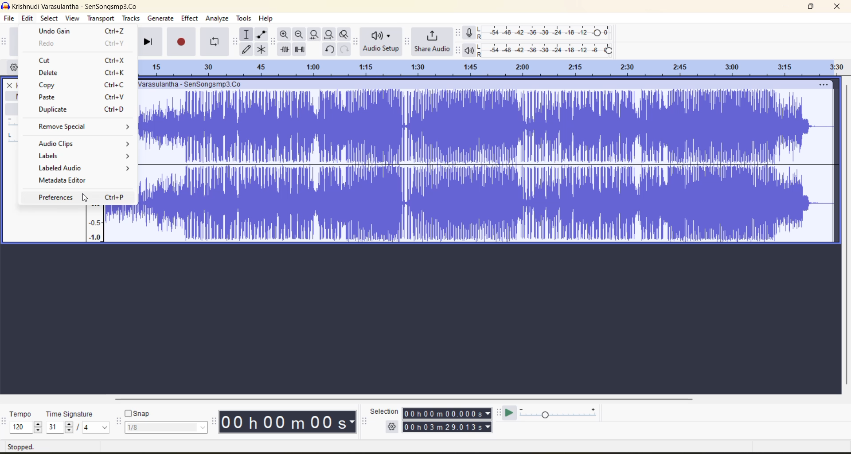  I want to click on Scale, so click(487, 66).